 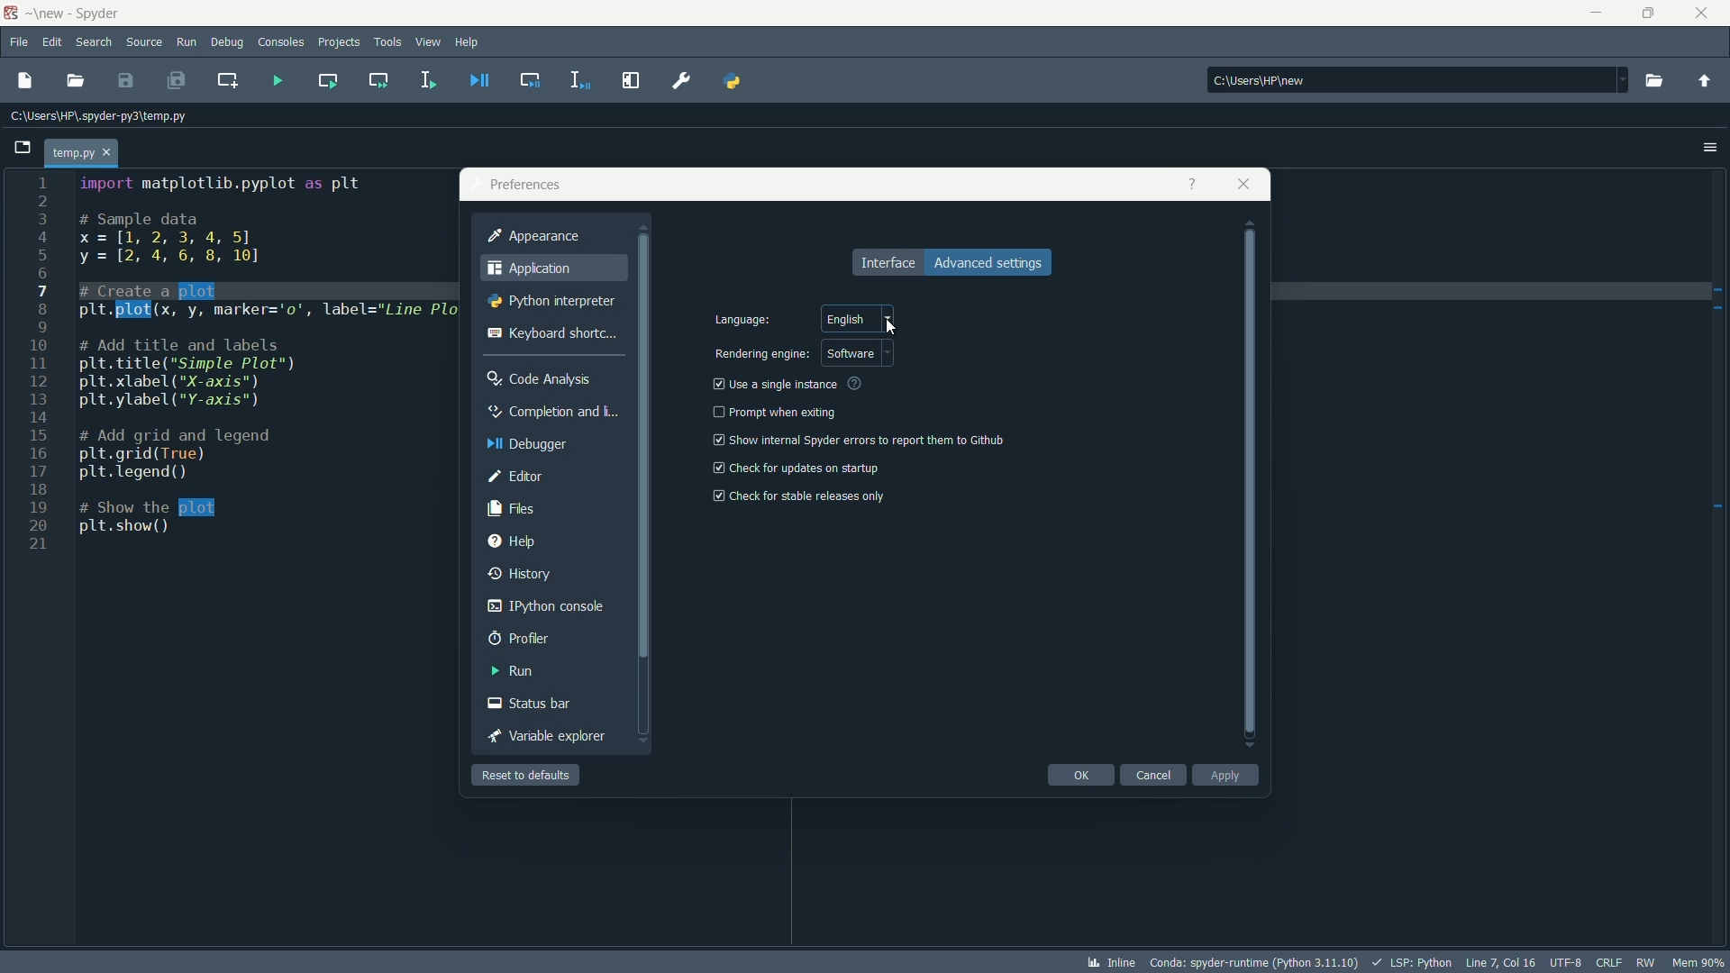 What do you see at coordinates (547, 735) in the screenshot?
I see `variable explorer` at bounding box center [547, 735].